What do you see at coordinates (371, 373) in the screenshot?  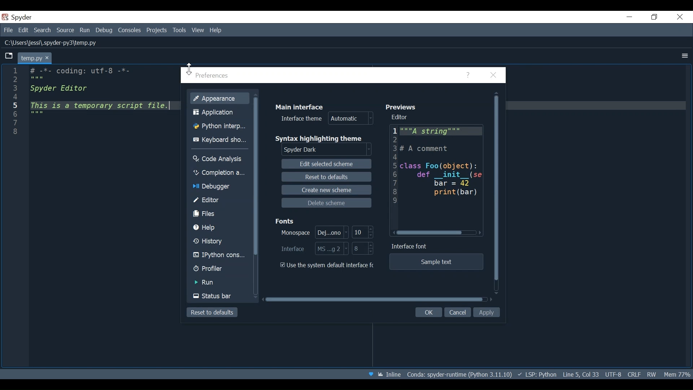 I see `Help Spyder` at bounding box center [371, 373].